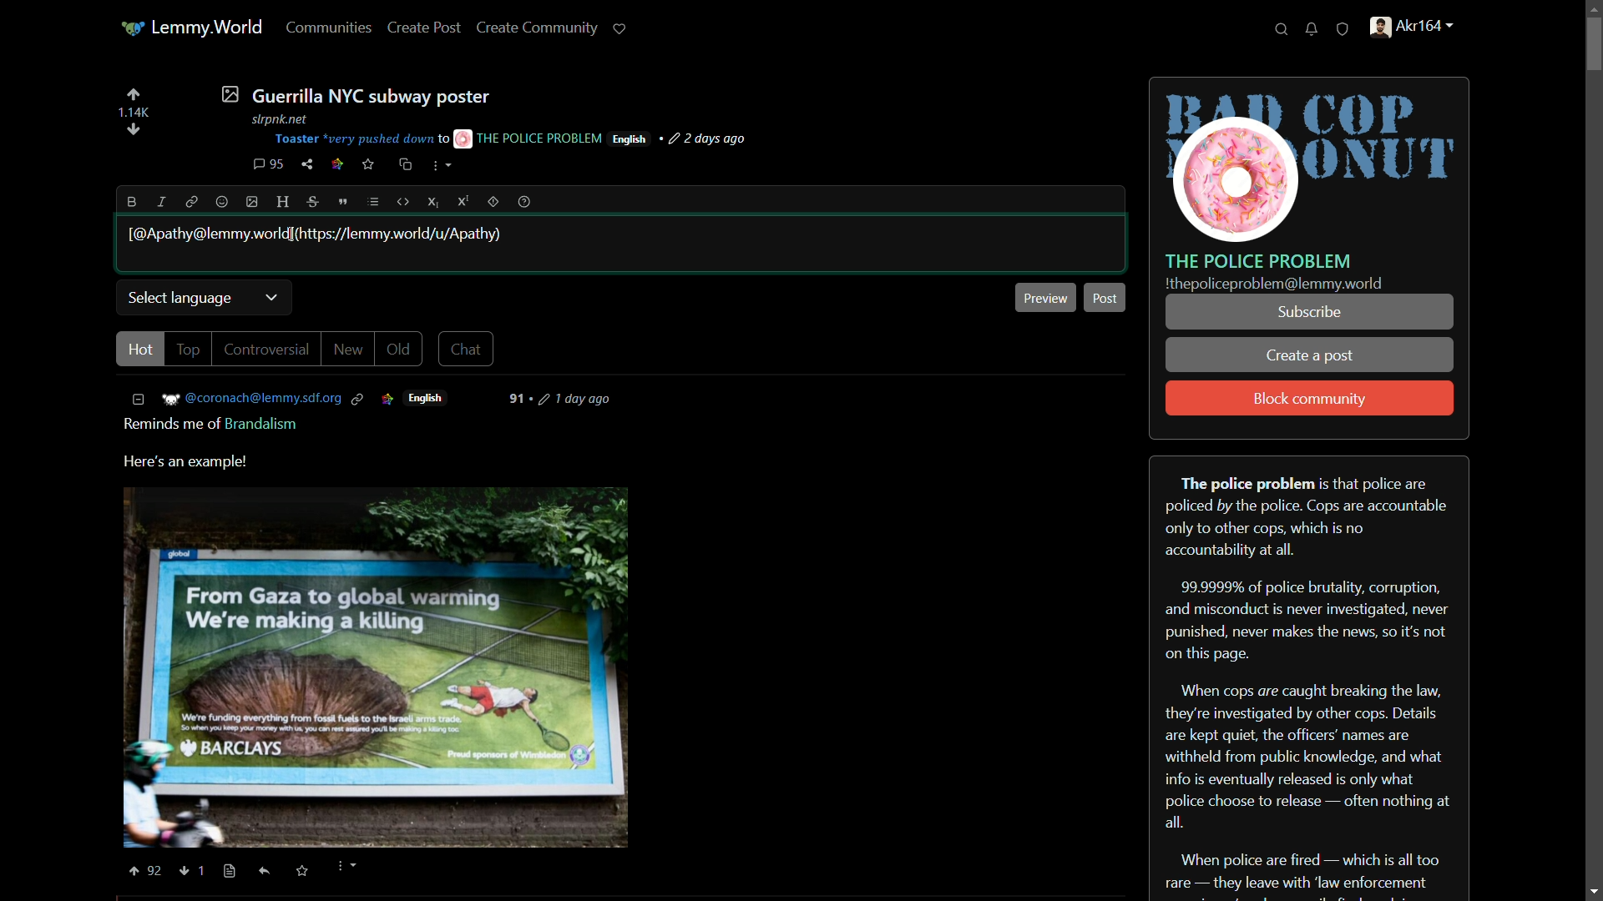  Describe the element at coordinates (629, 139) in the screenshot. I see `language` at that location.